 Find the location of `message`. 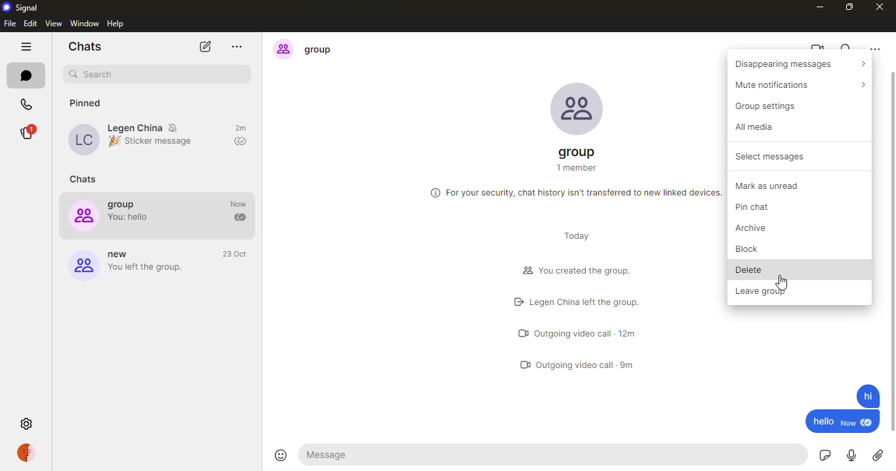

message is located at coordinates (336, 455).